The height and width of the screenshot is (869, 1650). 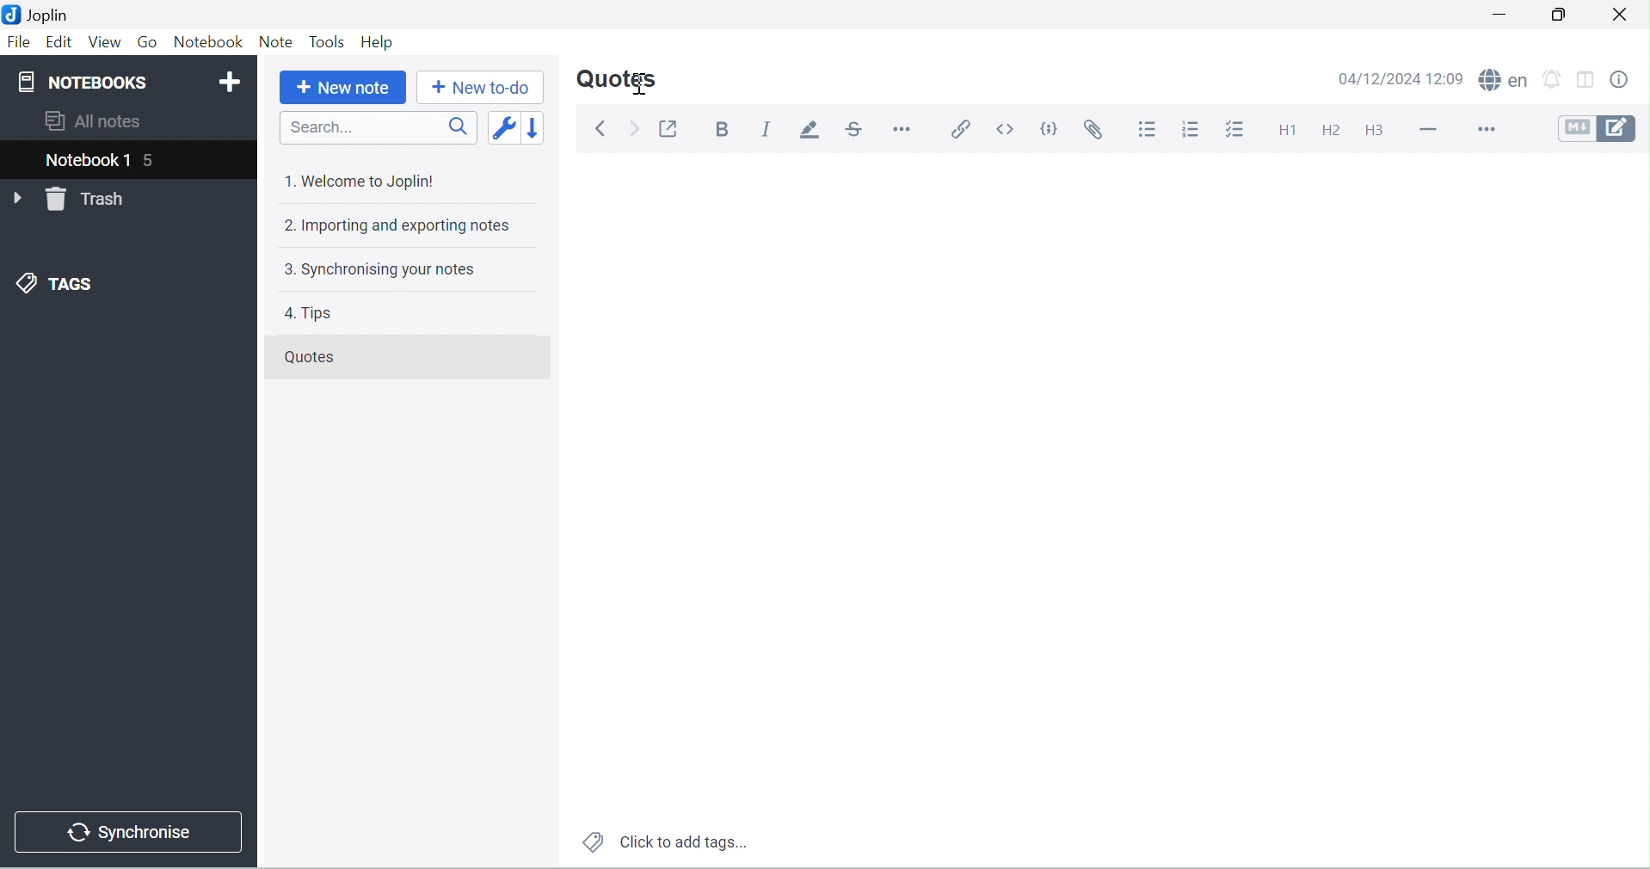 What do you see at coordinates (1372, 131) in the screenshot?
I see `Heading 3` at bounding box center [1372, 131].